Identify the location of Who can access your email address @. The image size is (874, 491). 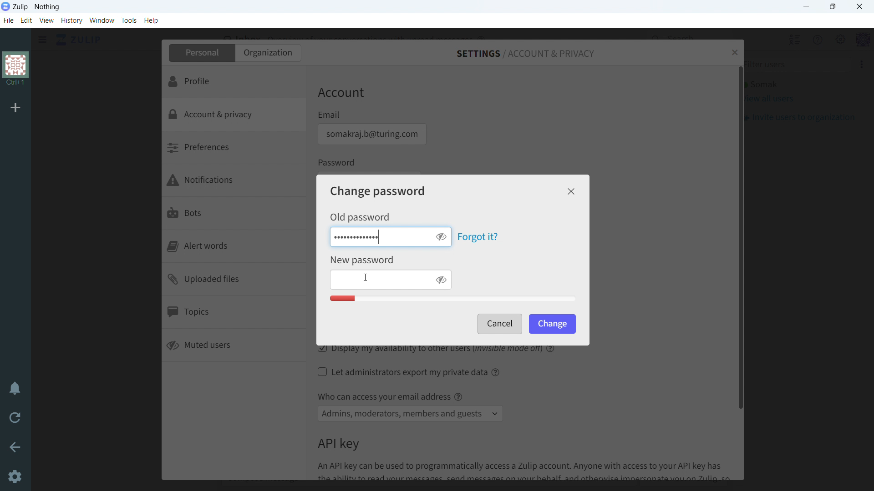
(390, 396).